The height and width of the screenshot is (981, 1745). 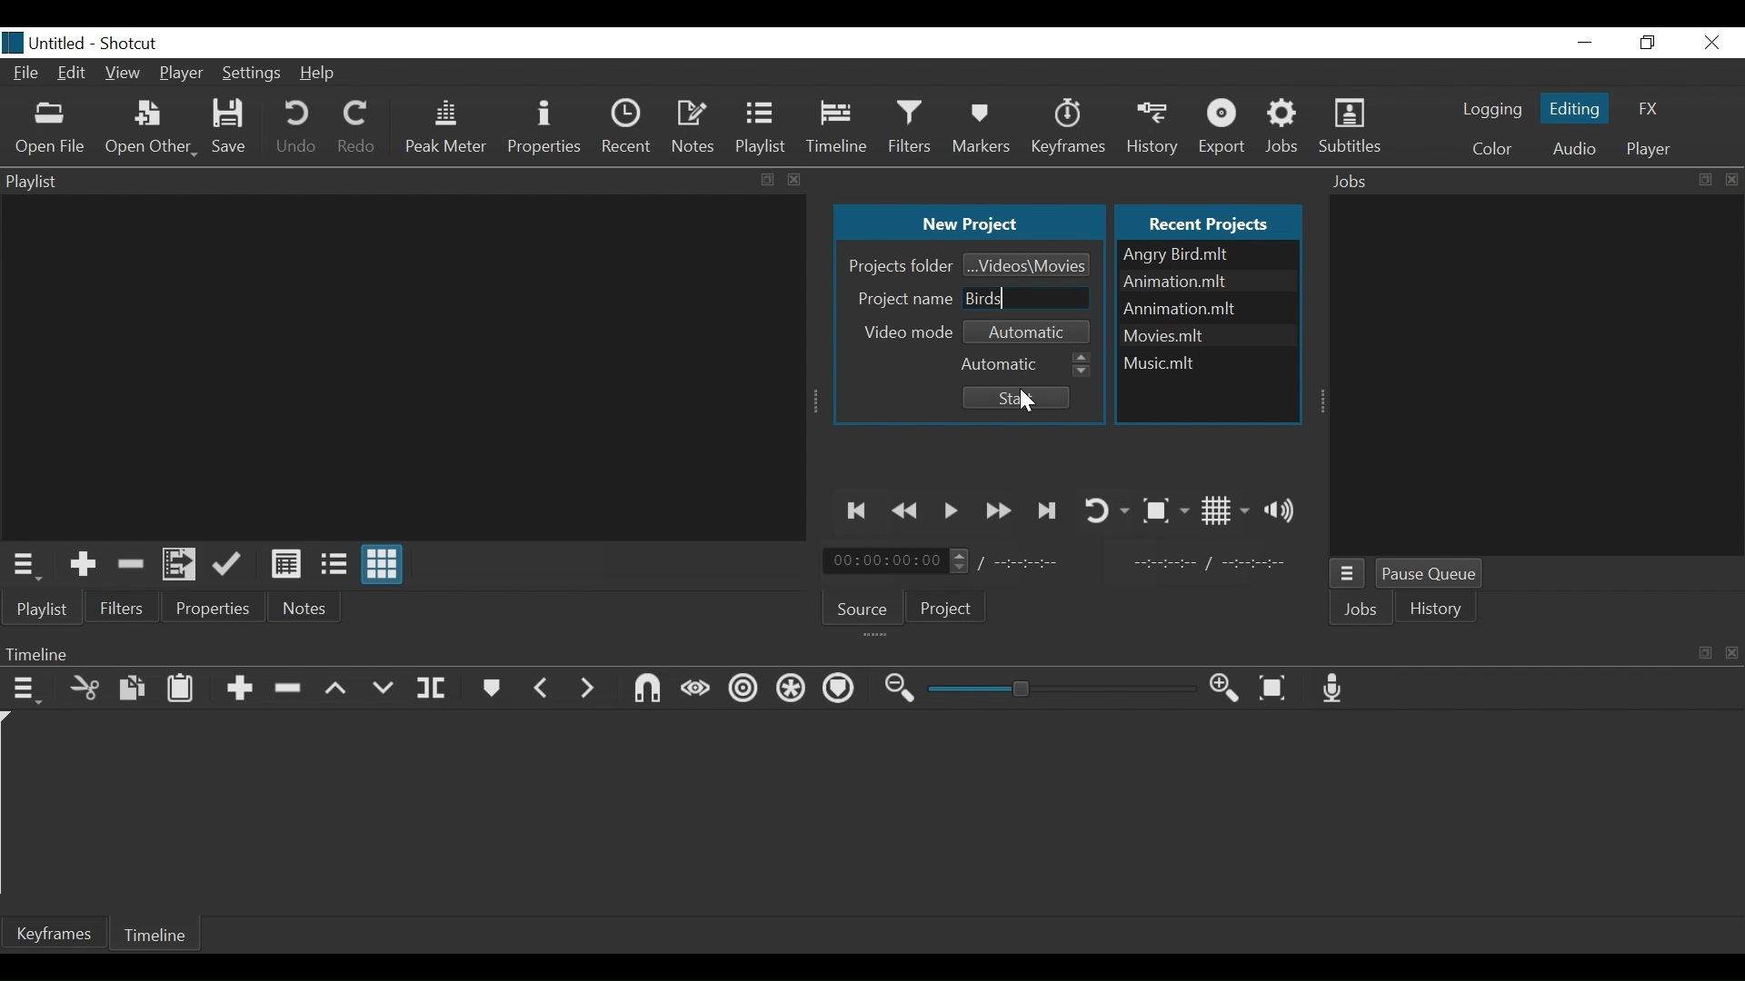 I want to click on Recent Projects, so click(x=1212, y=221).